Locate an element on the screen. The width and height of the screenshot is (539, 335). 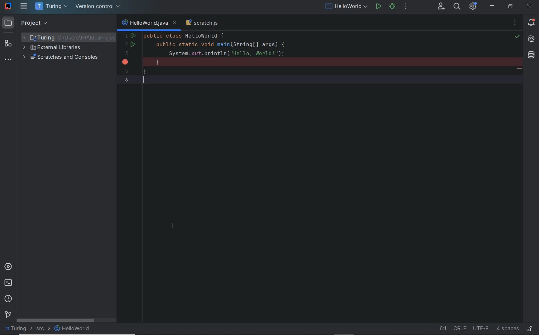
run/debug configuration is located at coordinates (346, 7).